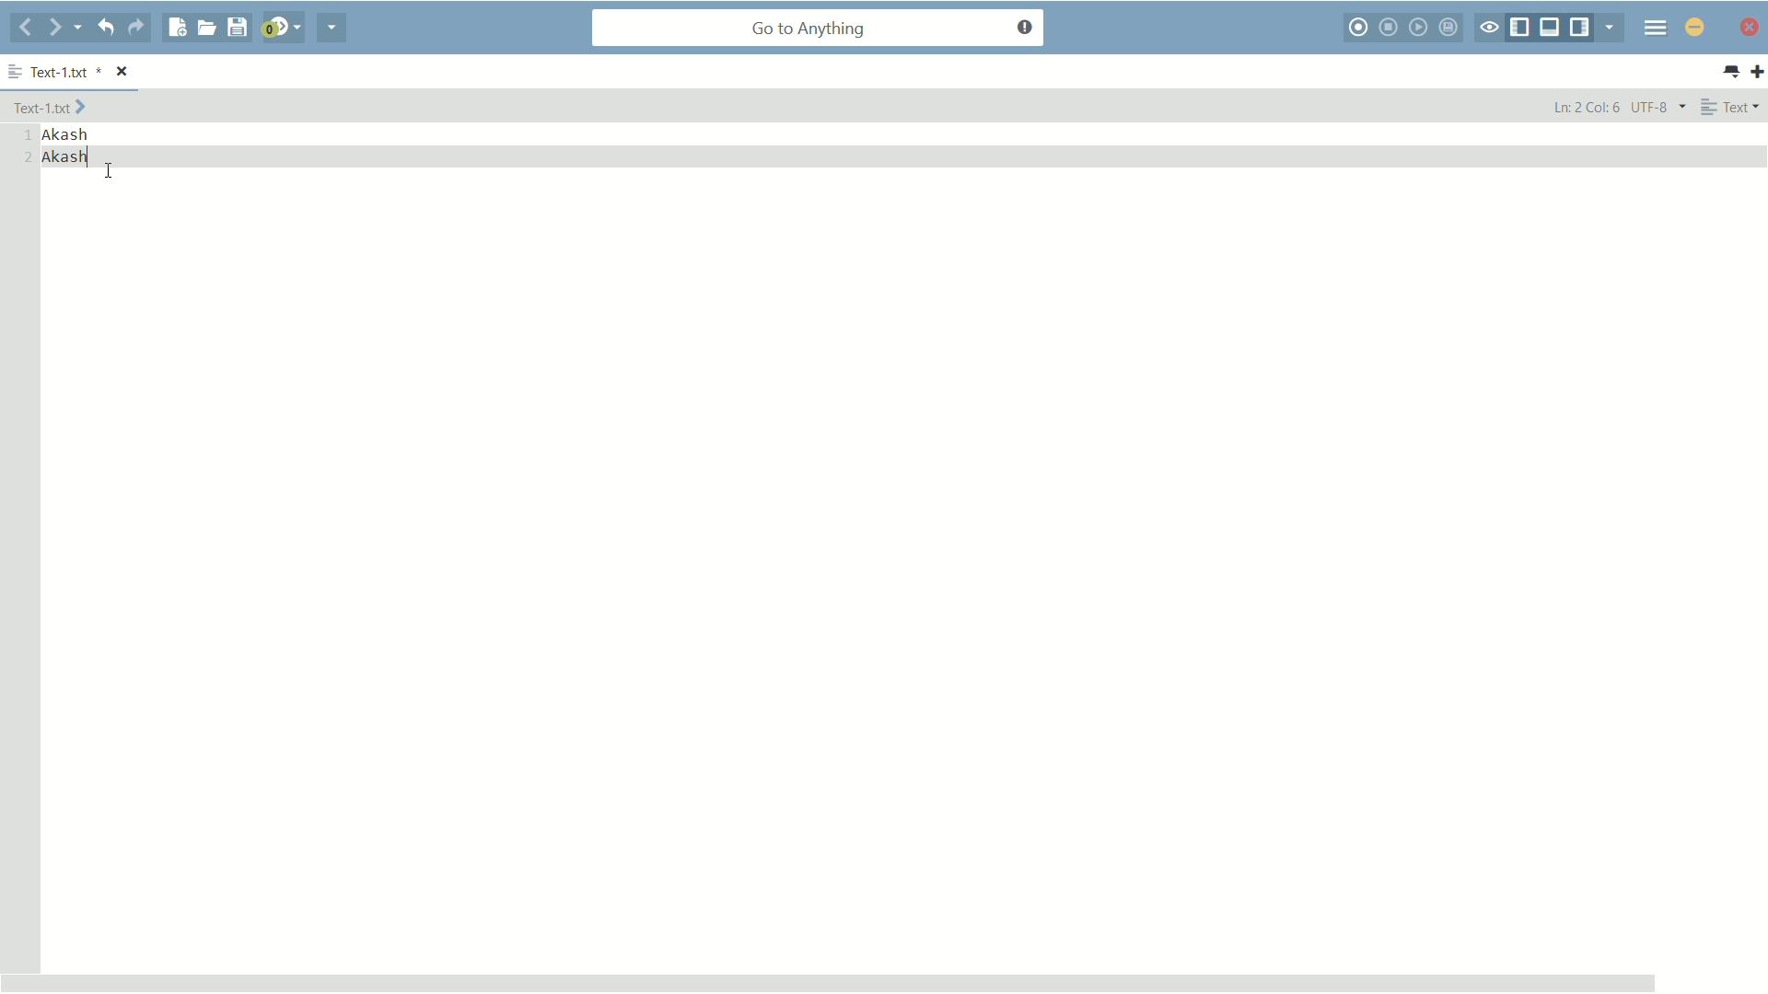  I want to click on text-1 File, so click(52, 106).